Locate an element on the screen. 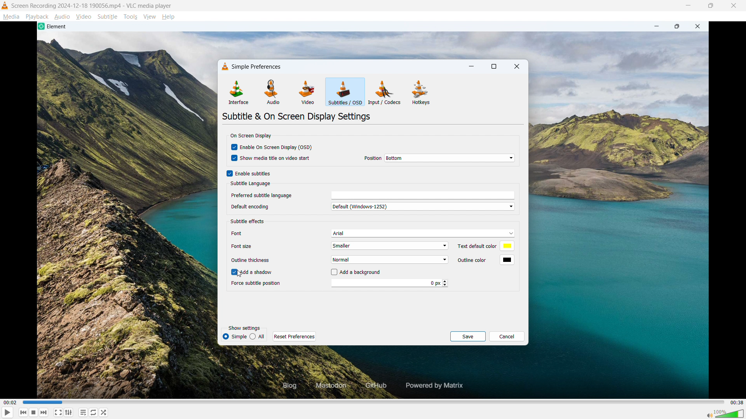 This screenshot has width=746, height=419. Interface  is located at coordinates (239, 92).